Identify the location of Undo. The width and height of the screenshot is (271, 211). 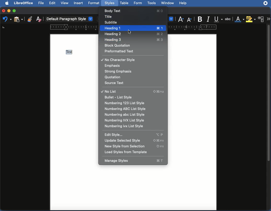
(7, 19).